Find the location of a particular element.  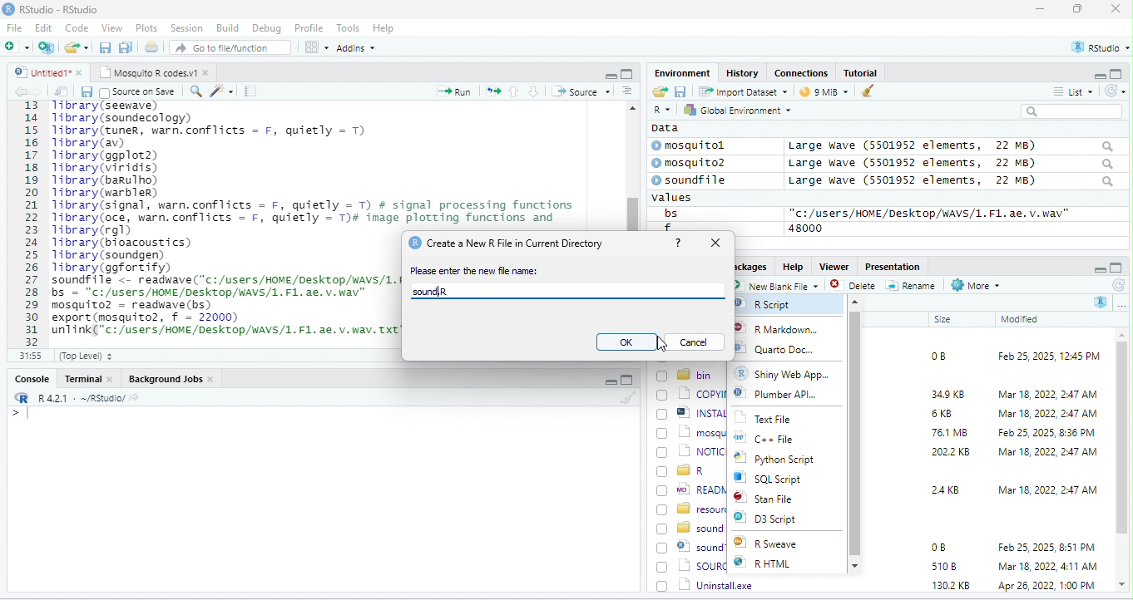

# import Dataset is located at coordinates (741, 91).